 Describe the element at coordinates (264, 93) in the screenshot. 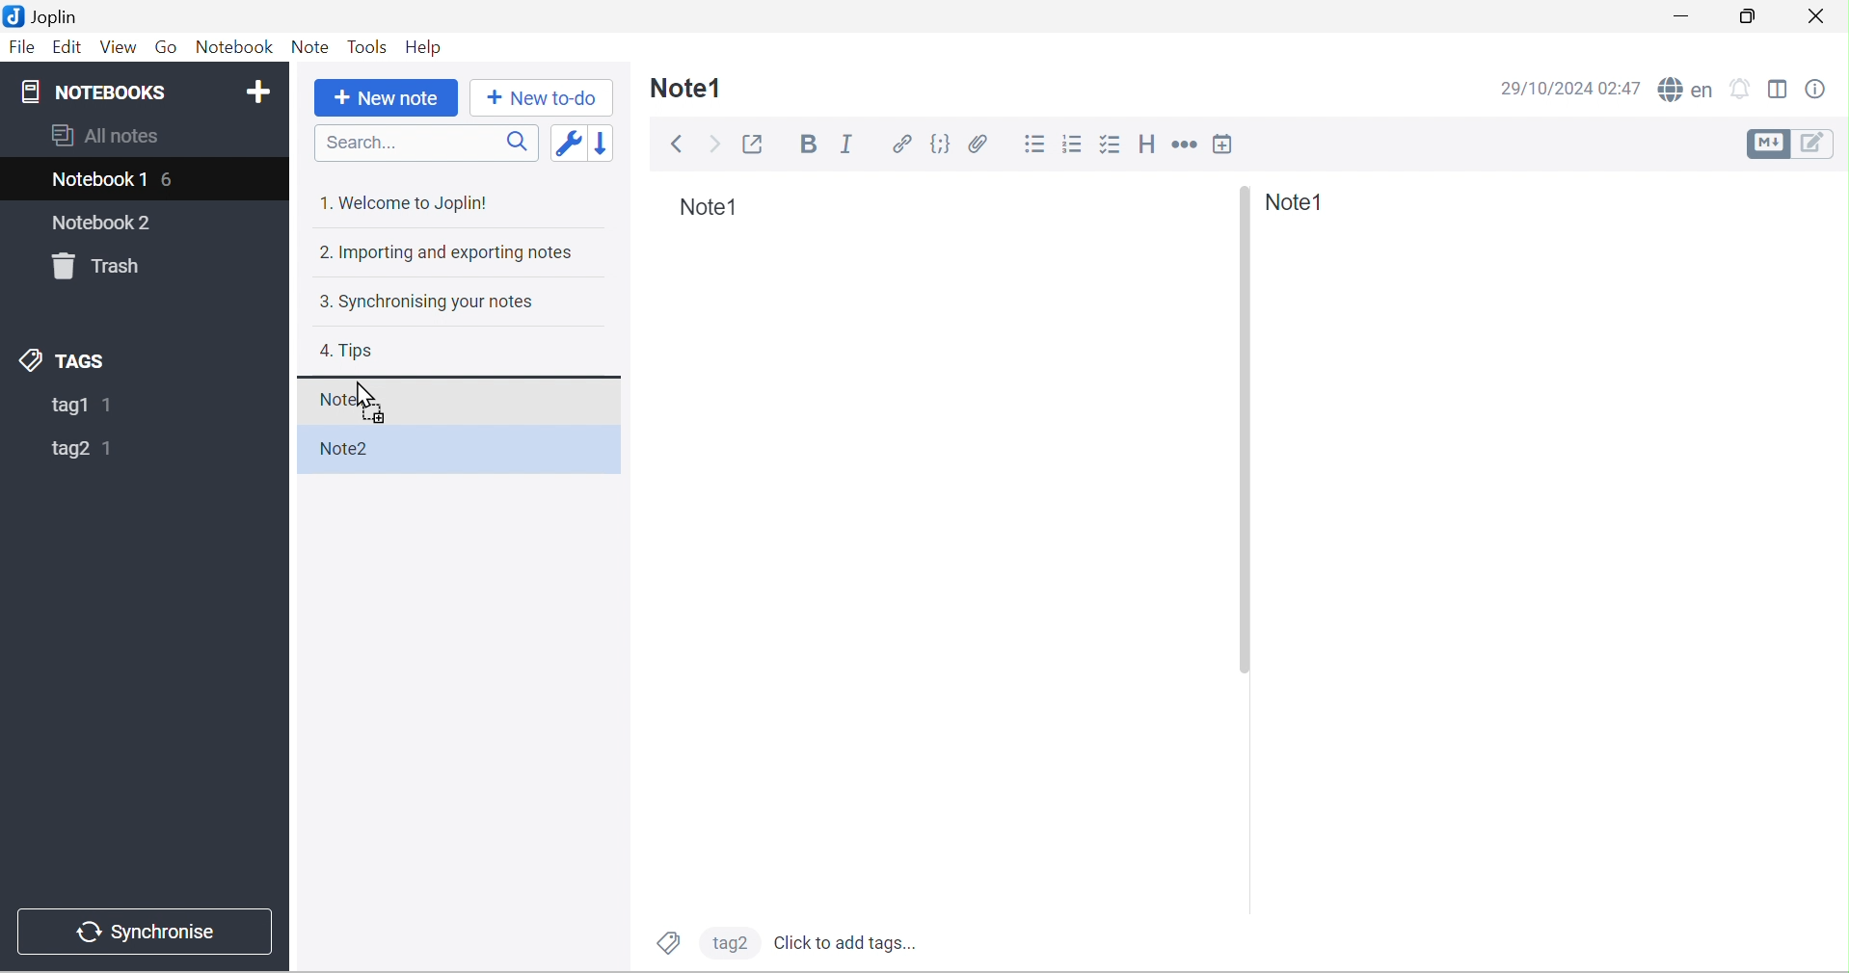

I see `Add Notebook` at that location.